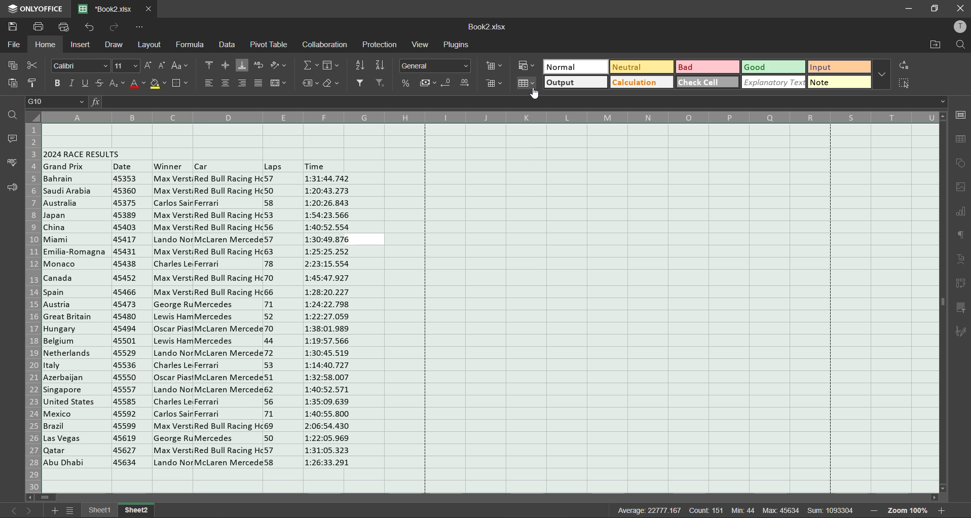  I want to click on sort descending, so click(380, 65).